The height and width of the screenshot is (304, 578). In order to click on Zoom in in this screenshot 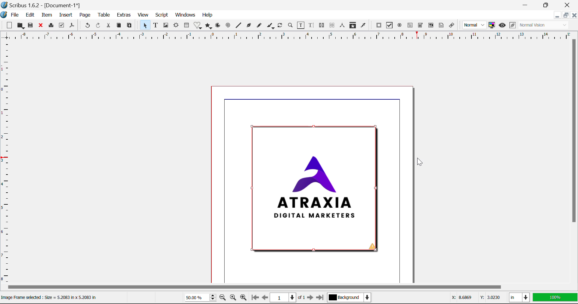, I will do `click(244, 298)`.